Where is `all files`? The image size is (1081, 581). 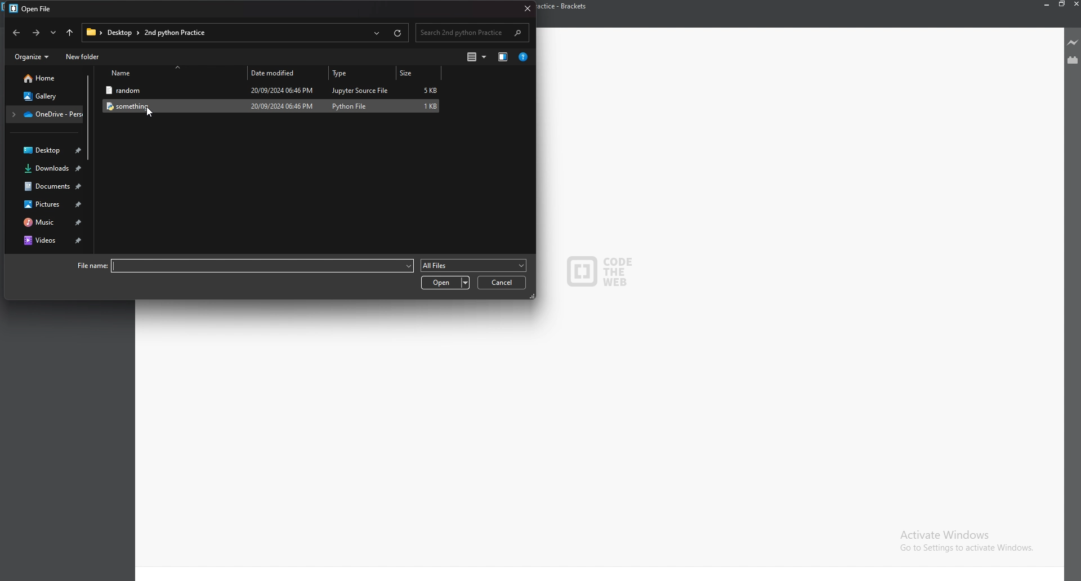 all files is located at coordinates (474, 266).